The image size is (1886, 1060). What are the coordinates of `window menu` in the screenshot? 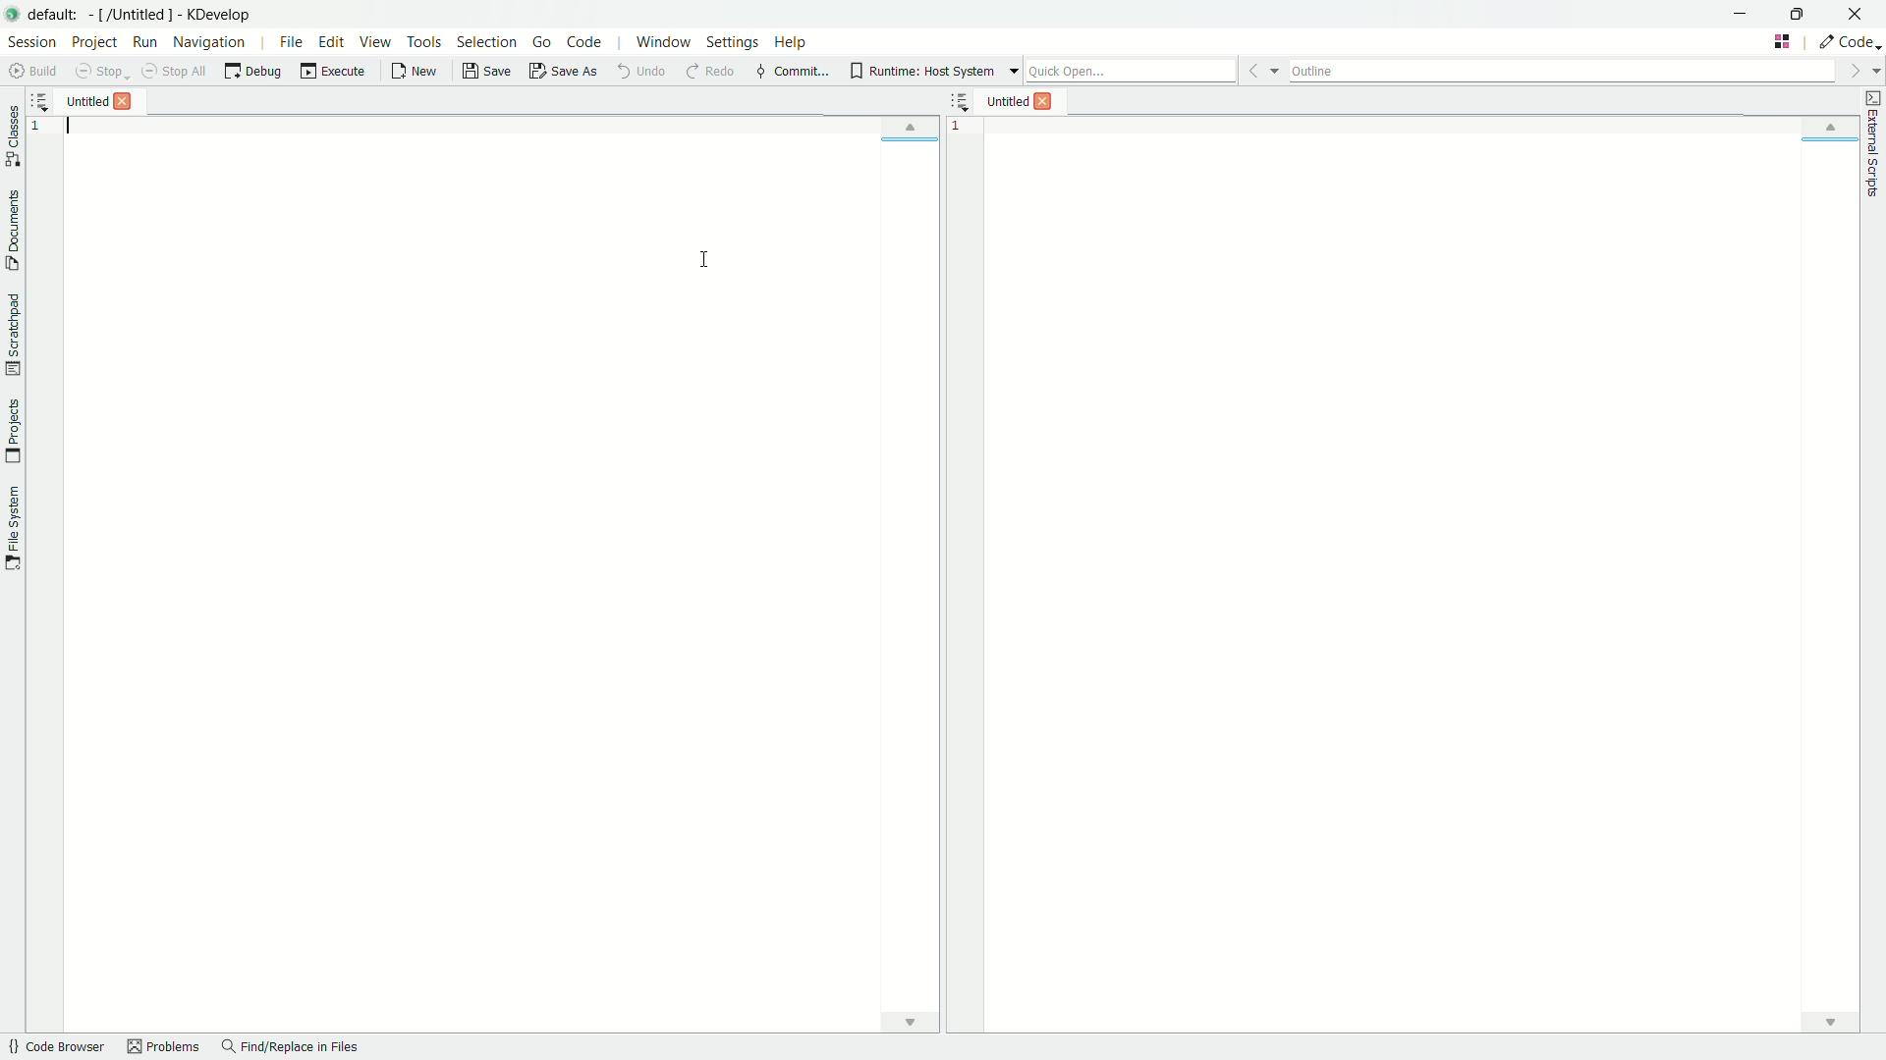 It's located at (665, 43).